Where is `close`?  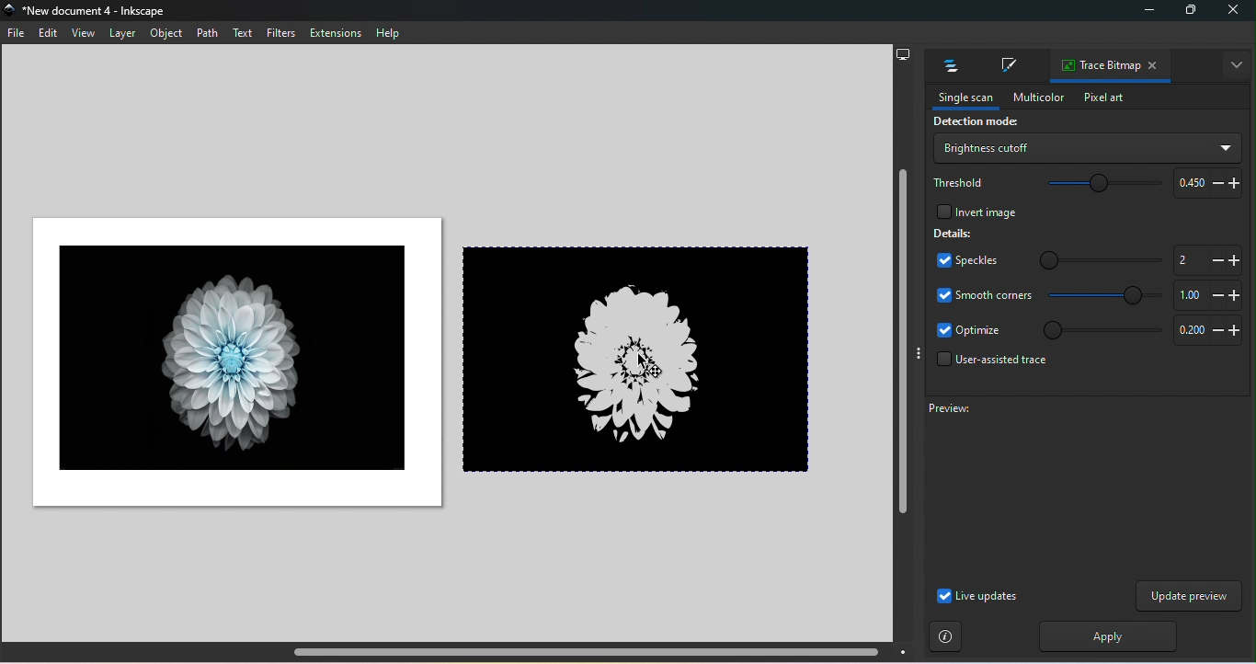
close is located at coordinates (1234, 12).